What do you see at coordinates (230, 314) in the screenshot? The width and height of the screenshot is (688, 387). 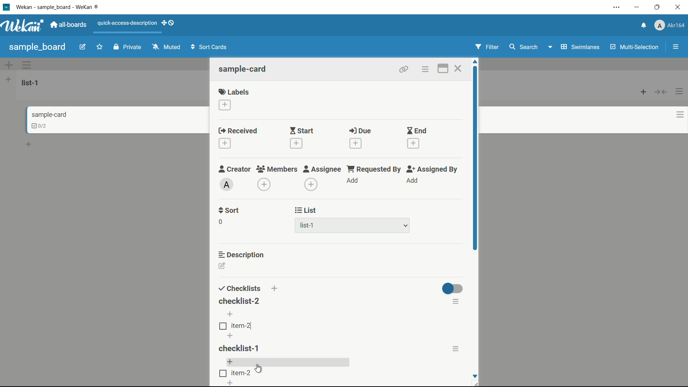 I see `add` at bounding box center [230, 314].